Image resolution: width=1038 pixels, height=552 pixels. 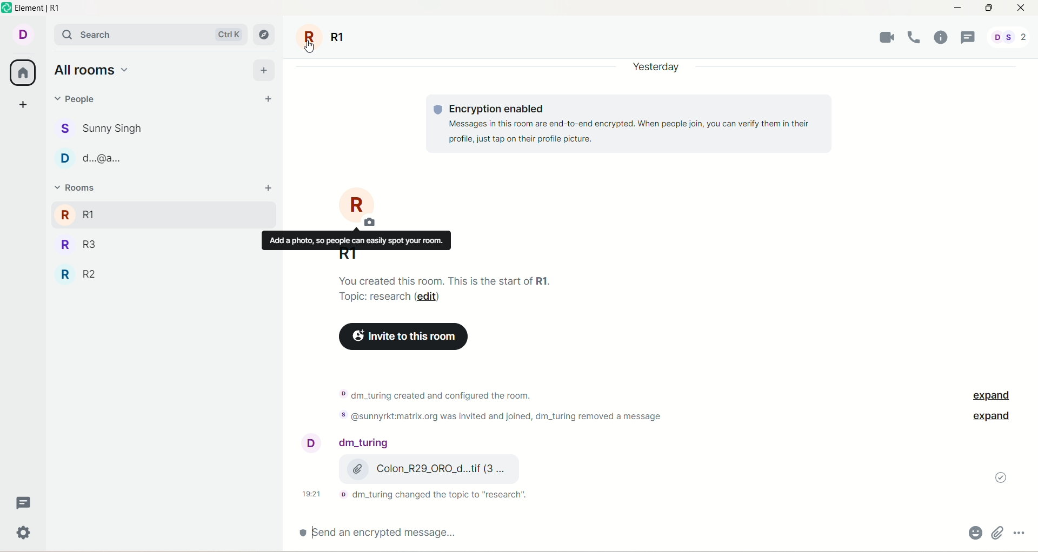 I want to click on all room, so click(x=22, y=73).